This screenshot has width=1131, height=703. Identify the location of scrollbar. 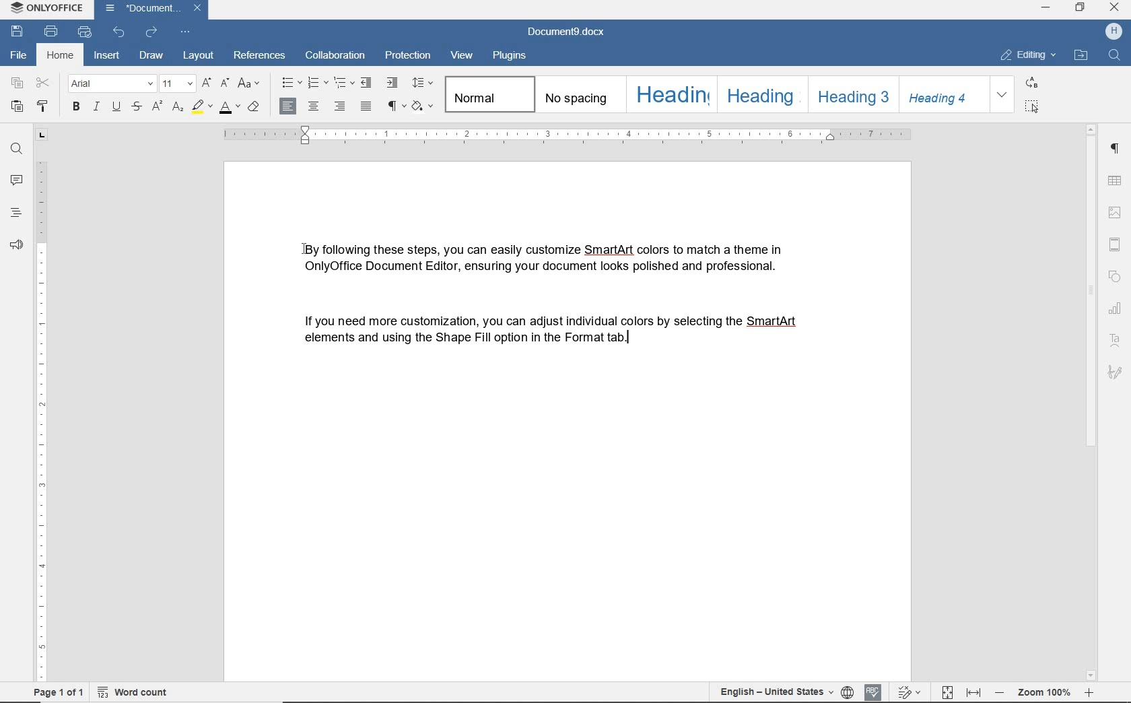
(1091, 402).